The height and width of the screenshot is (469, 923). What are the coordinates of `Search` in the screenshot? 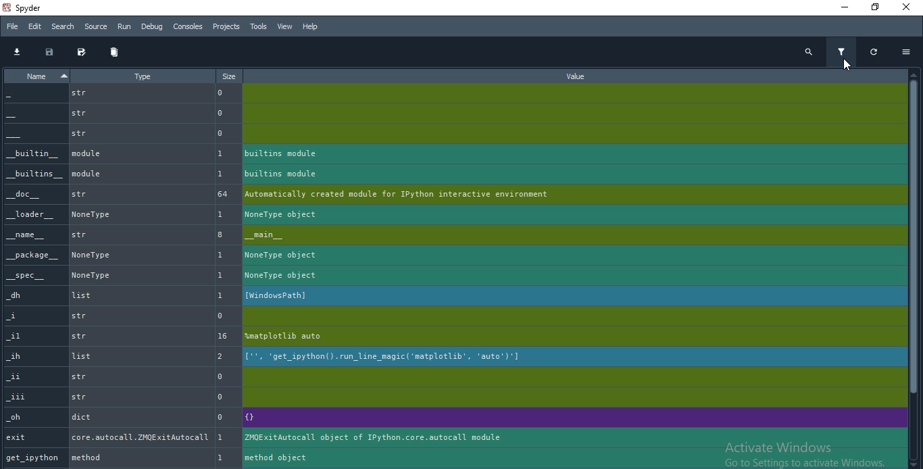 It's located at (64, 26).